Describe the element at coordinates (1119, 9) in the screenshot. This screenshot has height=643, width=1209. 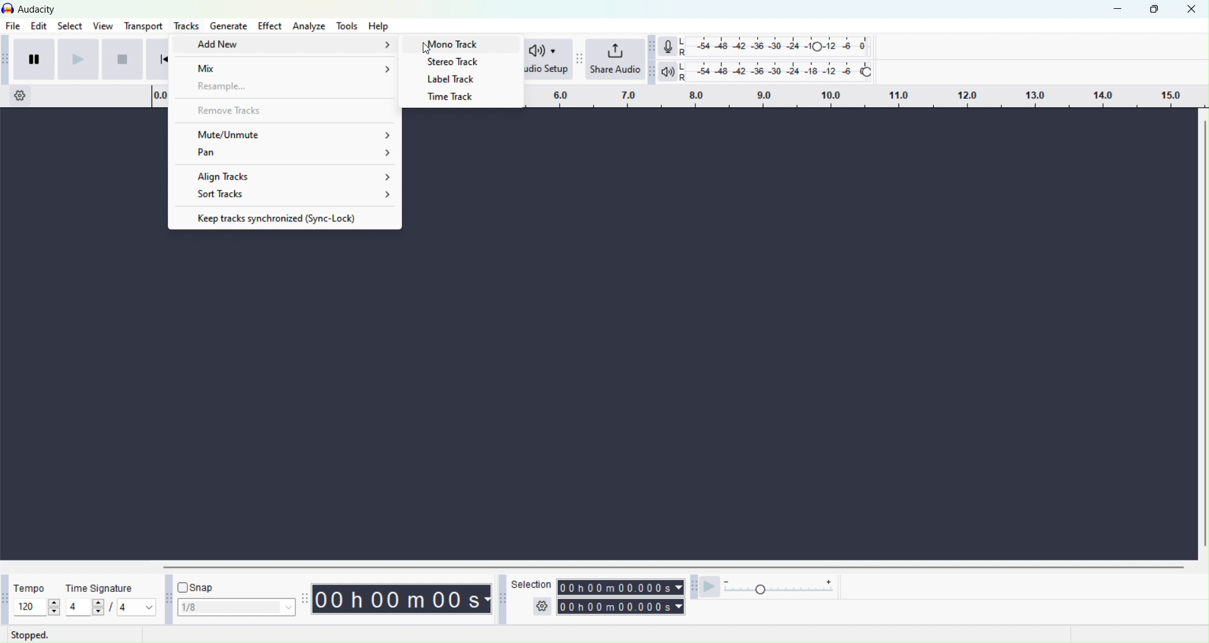
I see `Minimize` at that location.